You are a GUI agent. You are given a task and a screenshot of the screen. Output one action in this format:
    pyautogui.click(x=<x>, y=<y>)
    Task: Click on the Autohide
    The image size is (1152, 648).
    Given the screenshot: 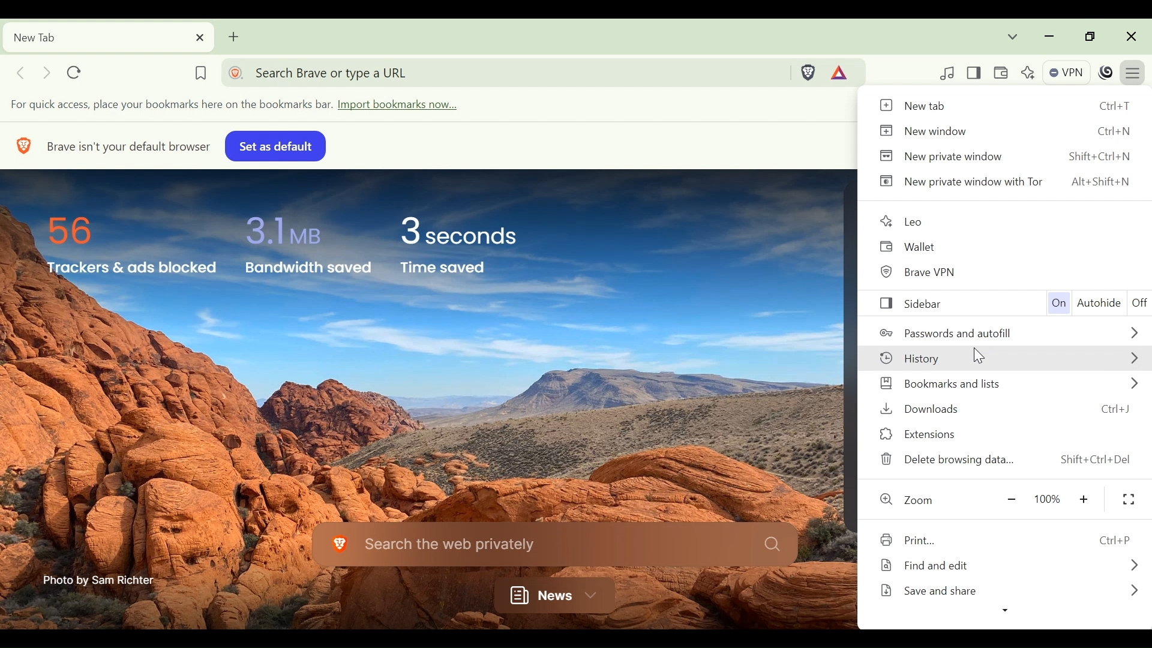 What is the action you would take?
    pyautogui.click(x=1099, y=304)
    